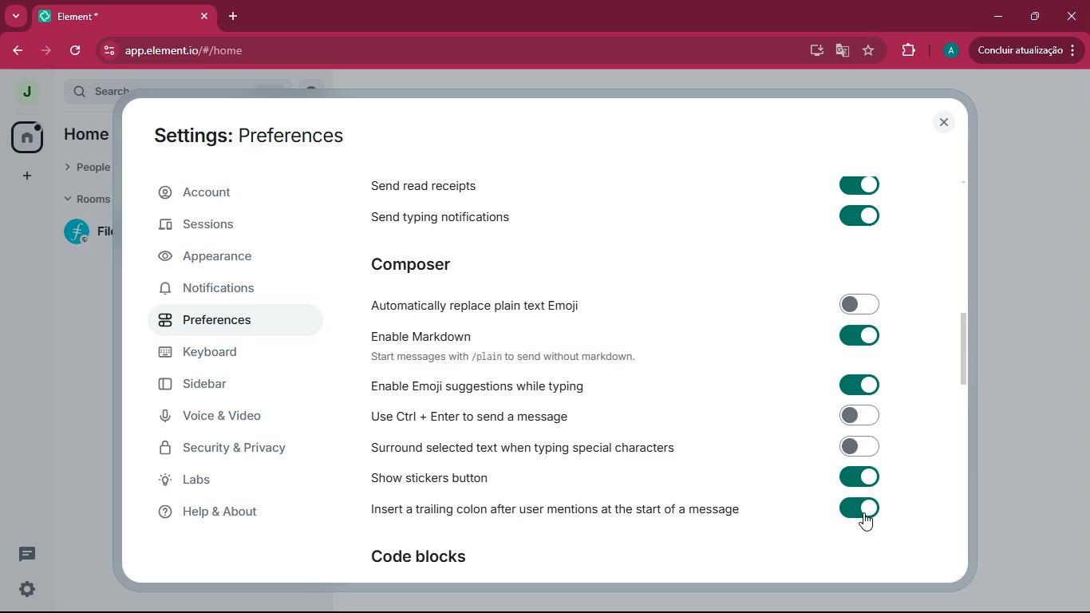 Image resolution: width=1090 pixels, height=613 pixels. Describe the element at coordinates (26, 176) in the screenshot. I see `add` at that location.